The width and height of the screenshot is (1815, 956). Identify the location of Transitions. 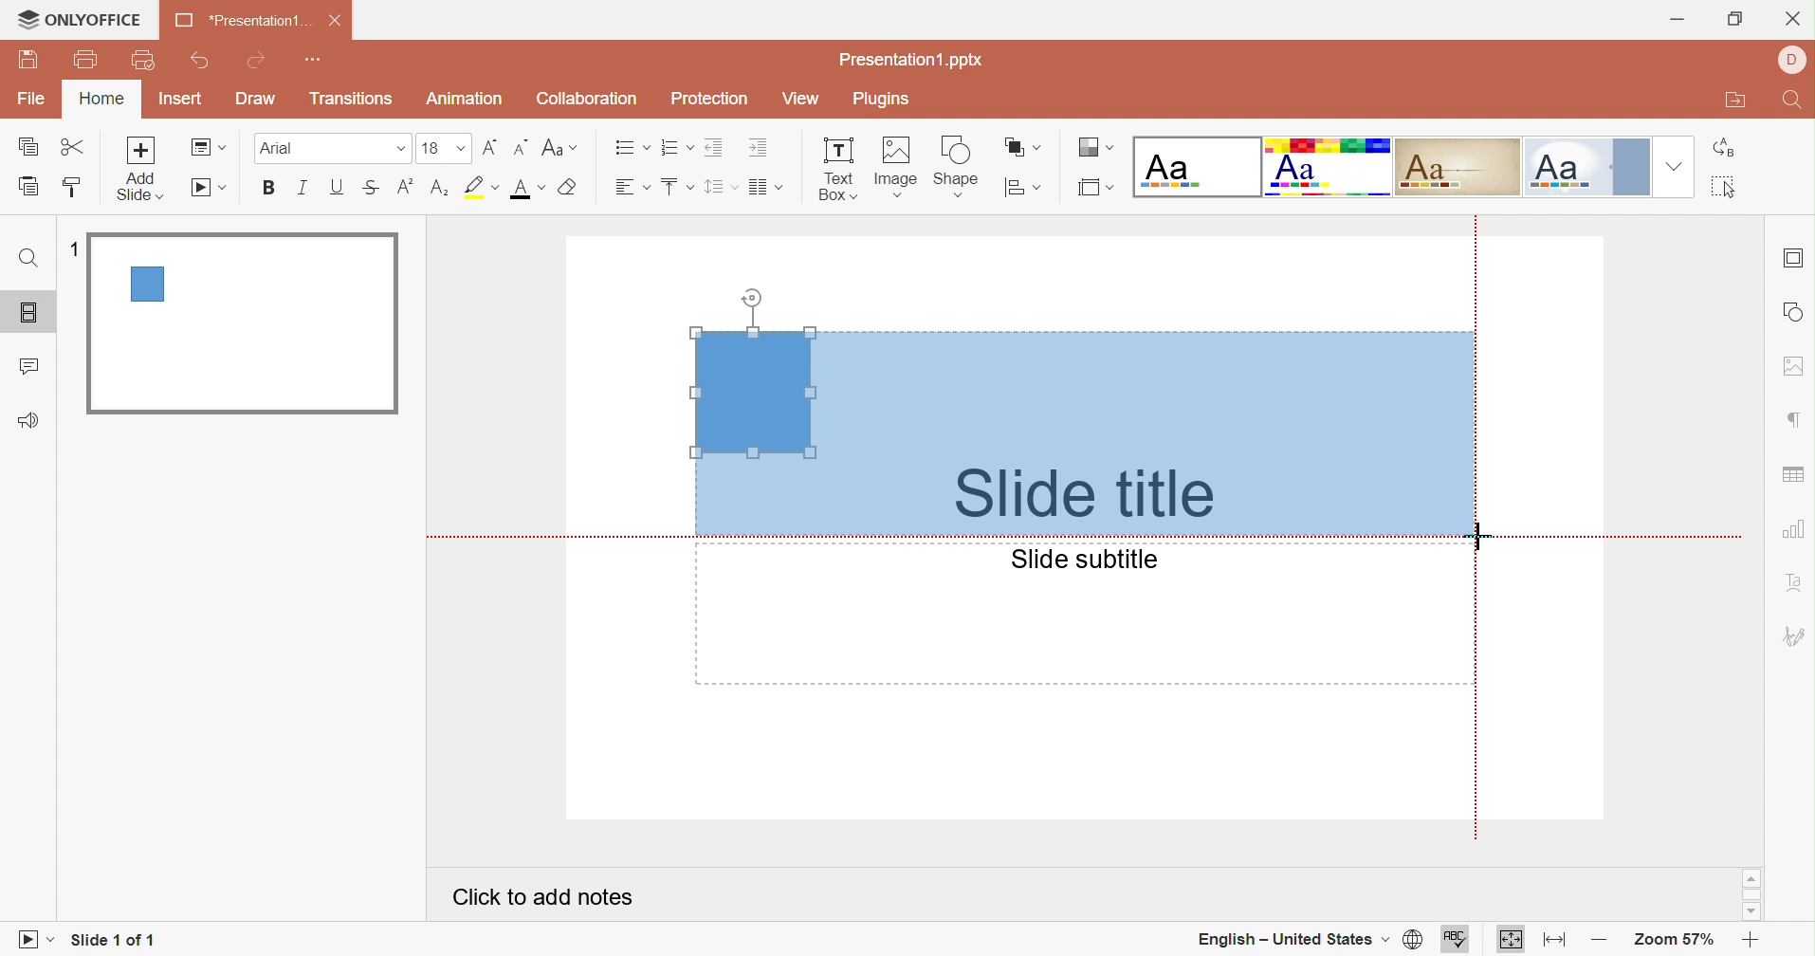
(353, 99).